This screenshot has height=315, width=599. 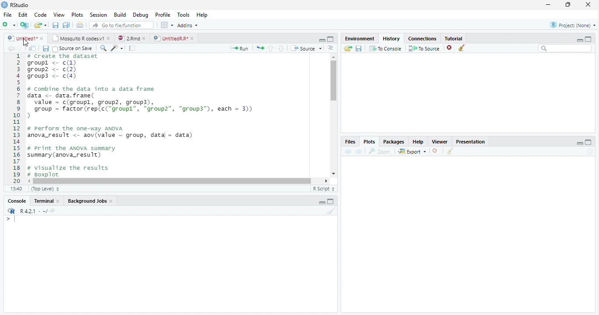 What do you see at coordinates (103, 49) in the screenshot?
I see `Zoom In` at bounding box center [103, 49].